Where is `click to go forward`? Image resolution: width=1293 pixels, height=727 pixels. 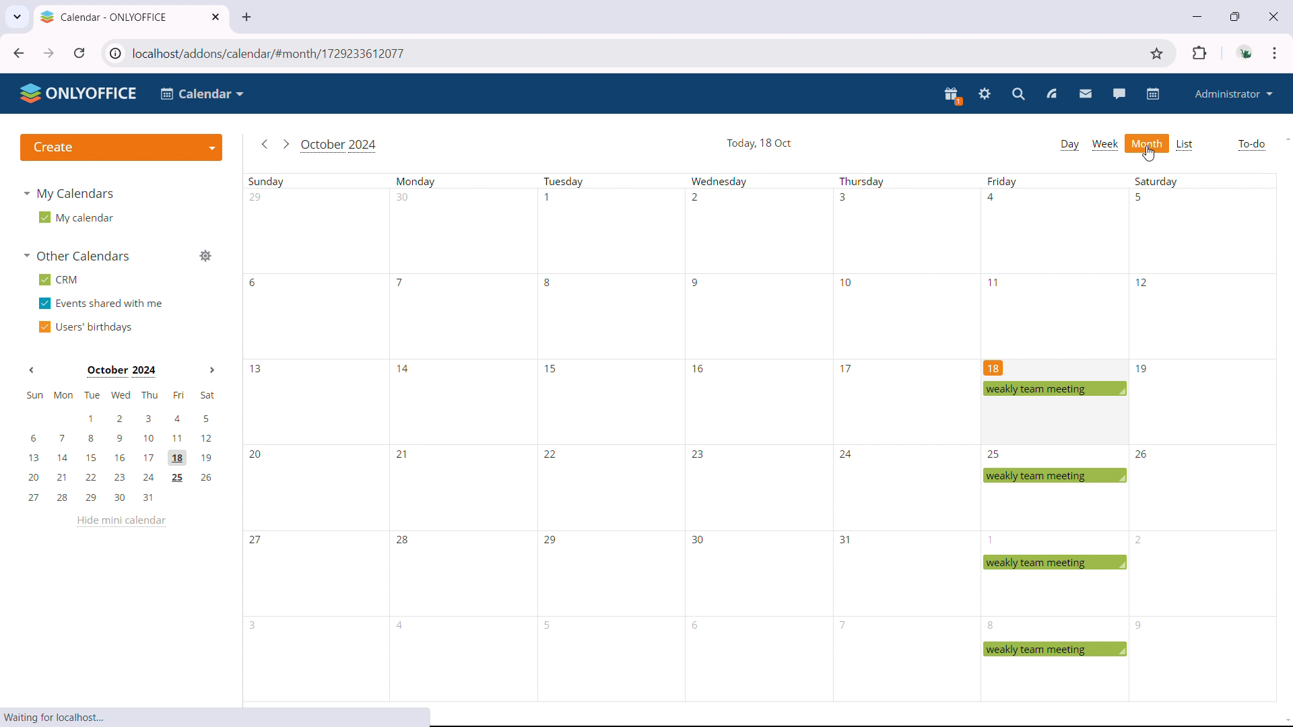 click to go forward is located at coordinates (48, 53).